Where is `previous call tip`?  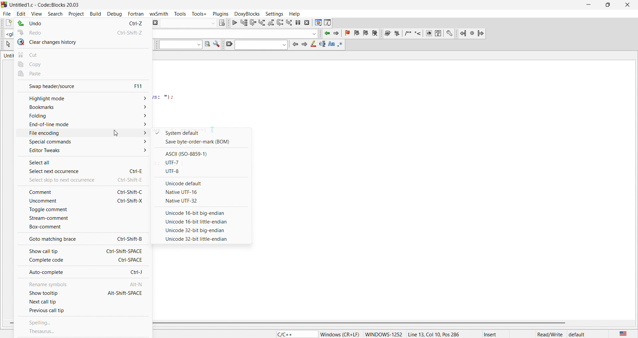
previous call tip is located at coordinates (83, 312).